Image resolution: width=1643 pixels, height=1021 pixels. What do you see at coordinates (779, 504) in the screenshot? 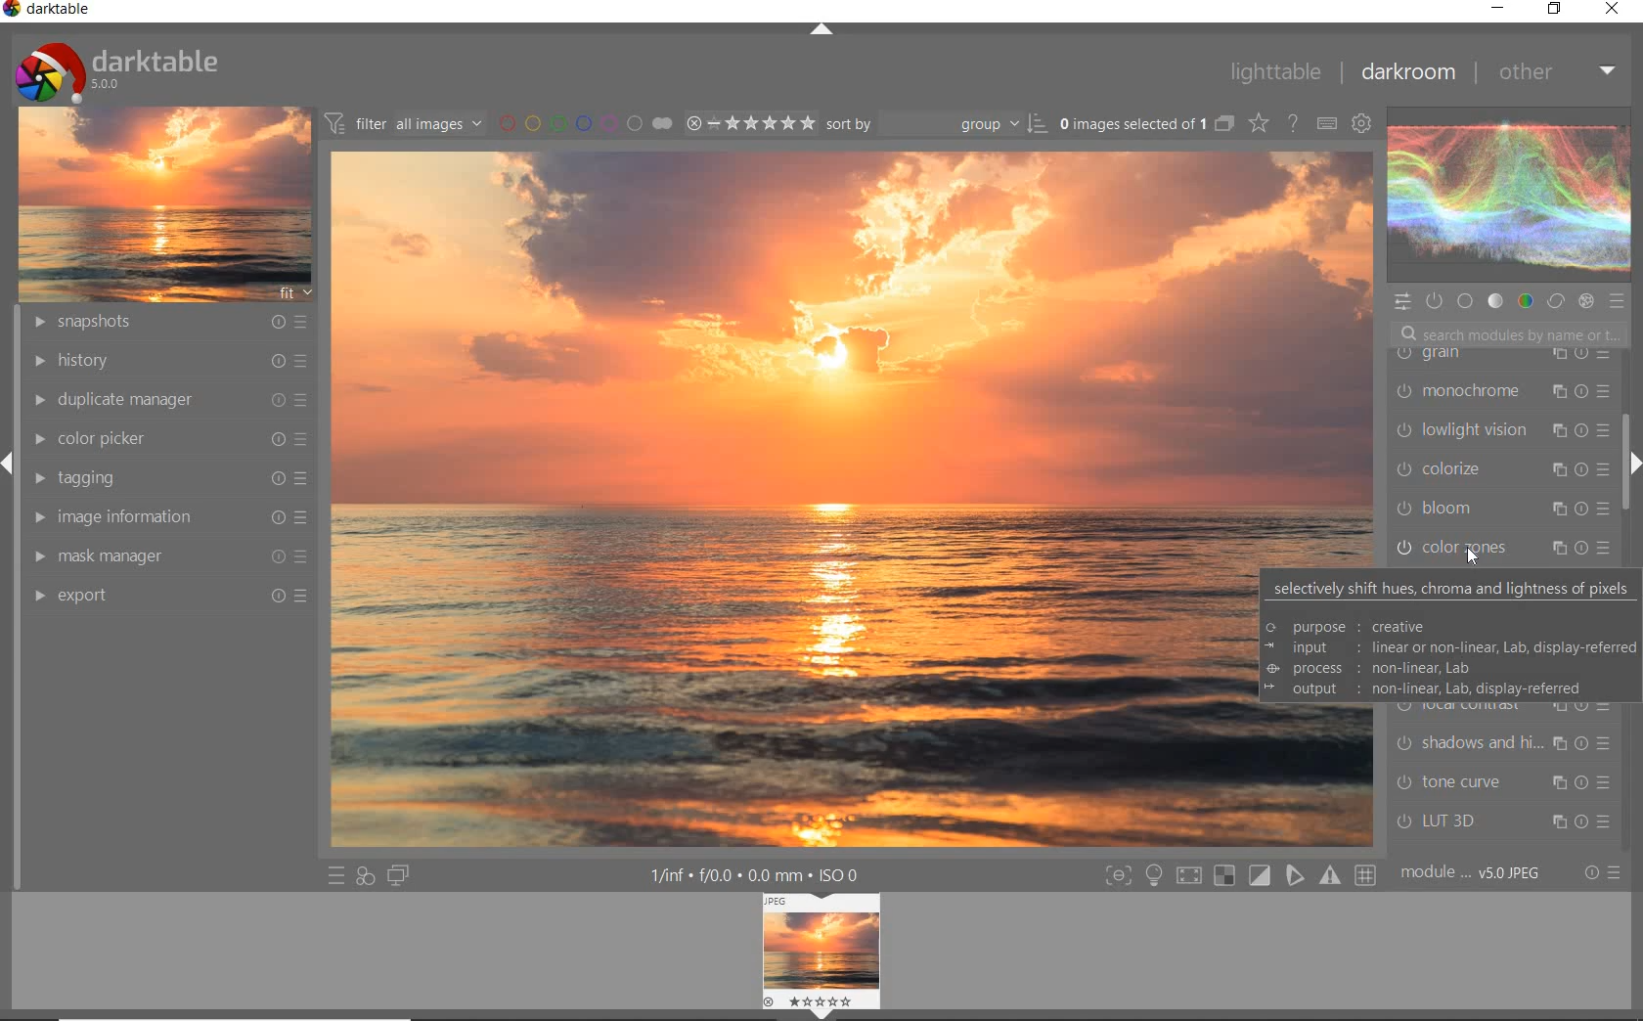
I see `SELECTED IMAGE` at bounding box center [779, 504].